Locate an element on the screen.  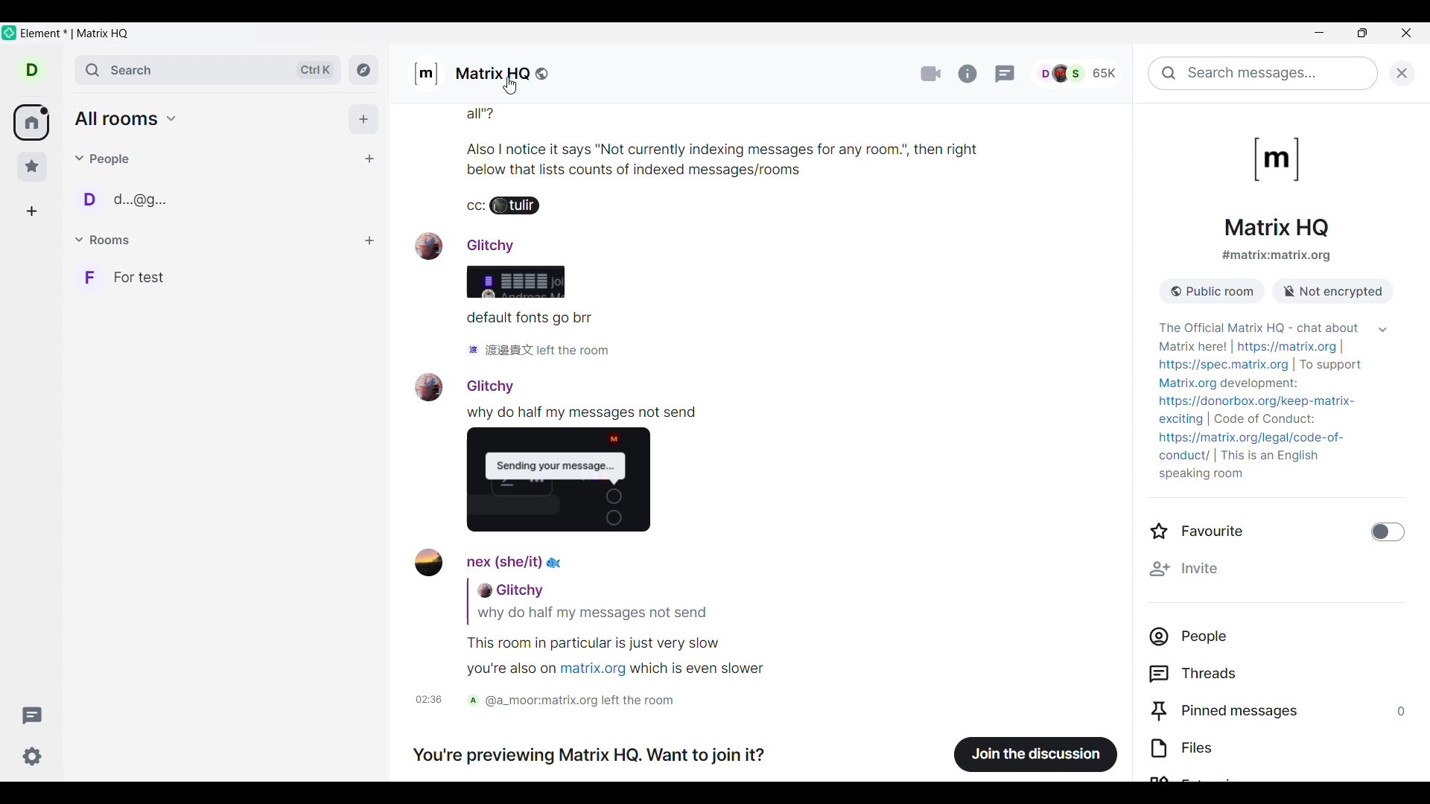
cc is located at coordinates (472, 208).